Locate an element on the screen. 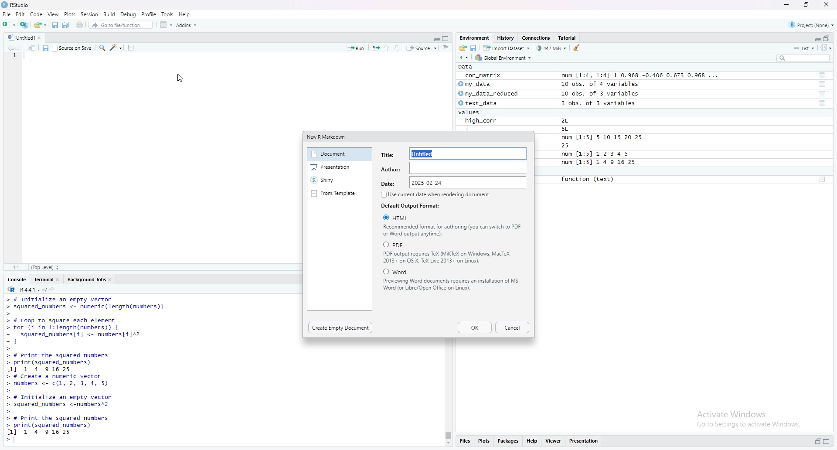 The width and height of the screenshot is (837, 450). function (text) is located at coordinates (589, 180).